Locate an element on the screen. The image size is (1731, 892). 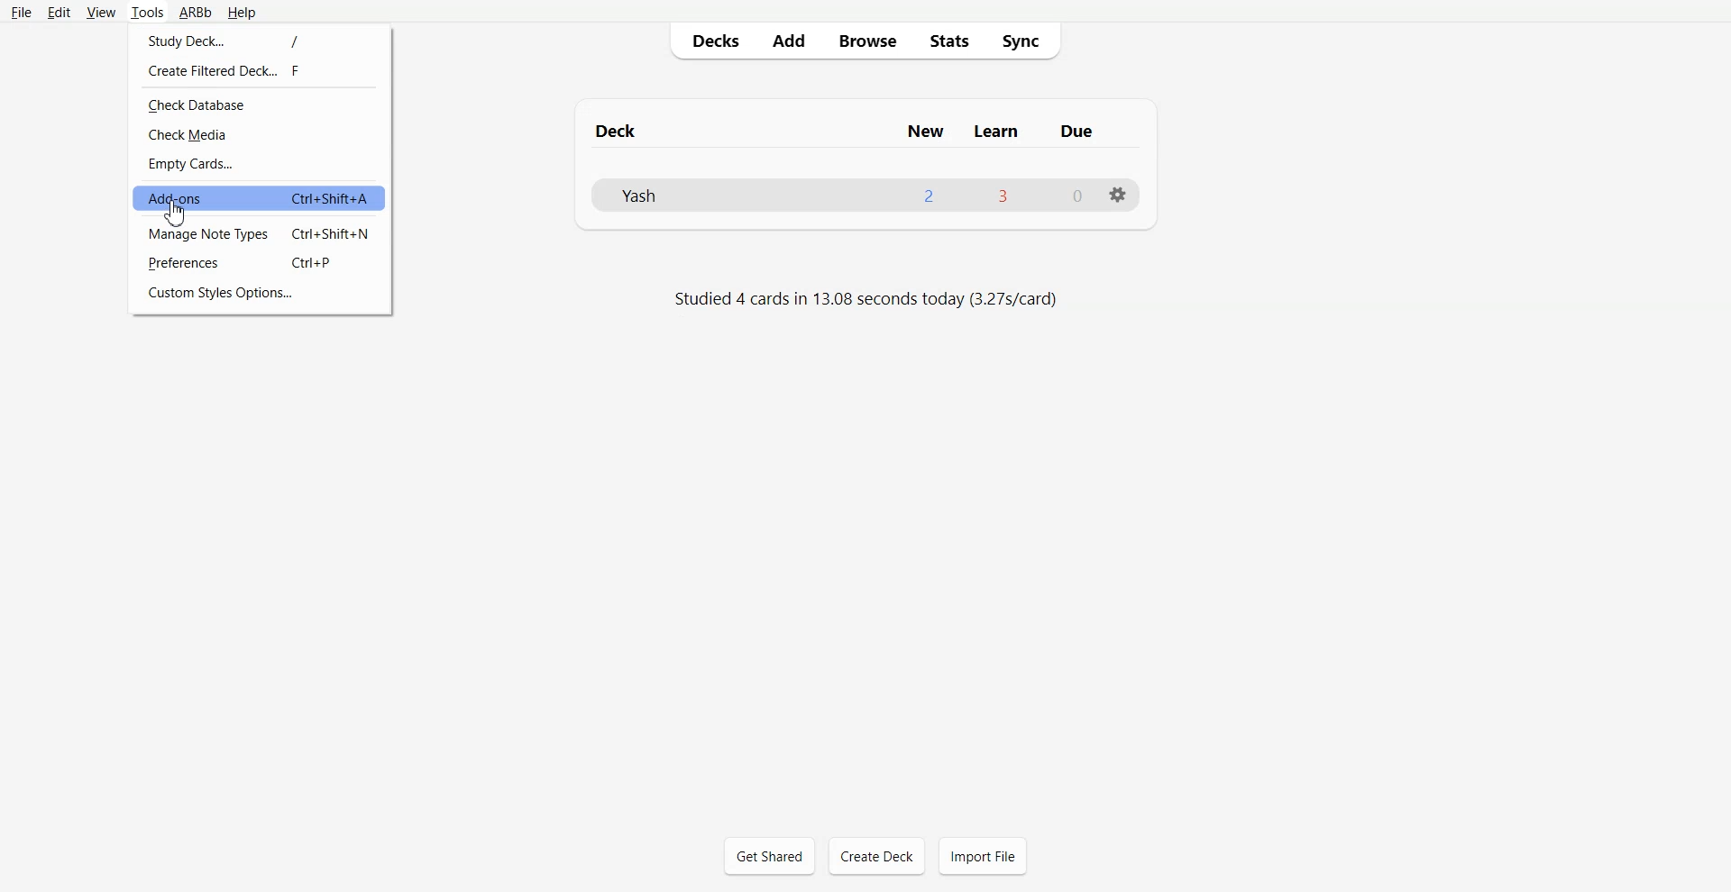
Cursor is located at coordinates (177, 212).